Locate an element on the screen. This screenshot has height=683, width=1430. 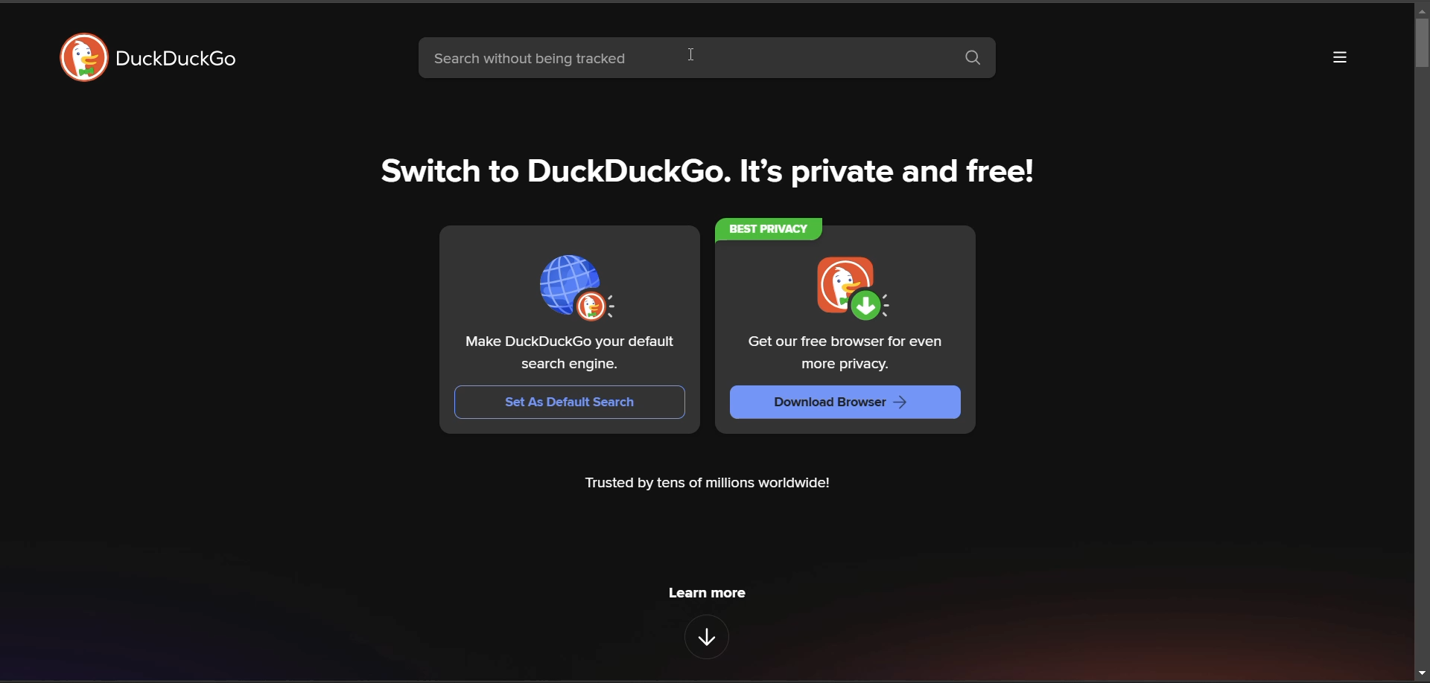
Trusted by tens of millions worldwide! is located at coordinates (708, 485).